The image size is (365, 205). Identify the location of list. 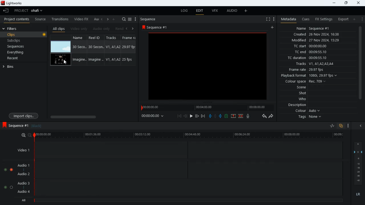
(130, 19).